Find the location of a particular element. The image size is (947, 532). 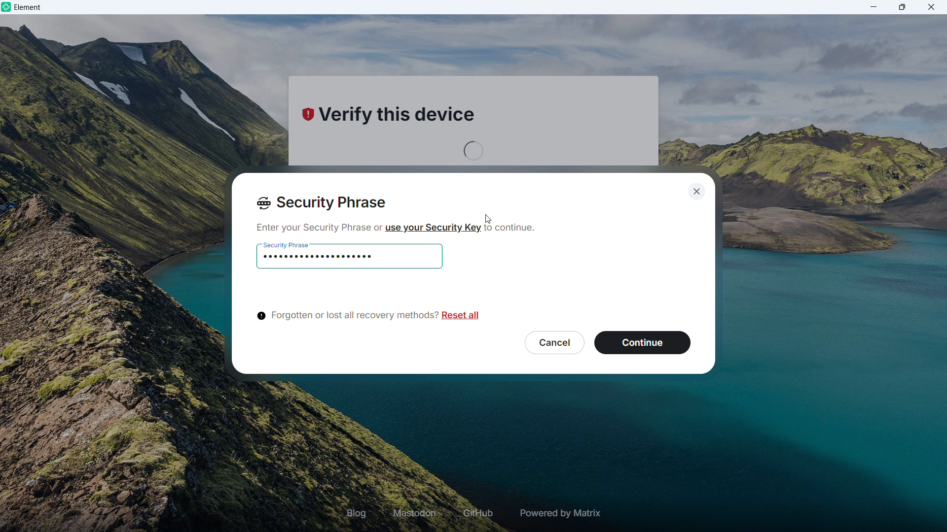

Security phrase typed in  is located at coordinates (322, 256).